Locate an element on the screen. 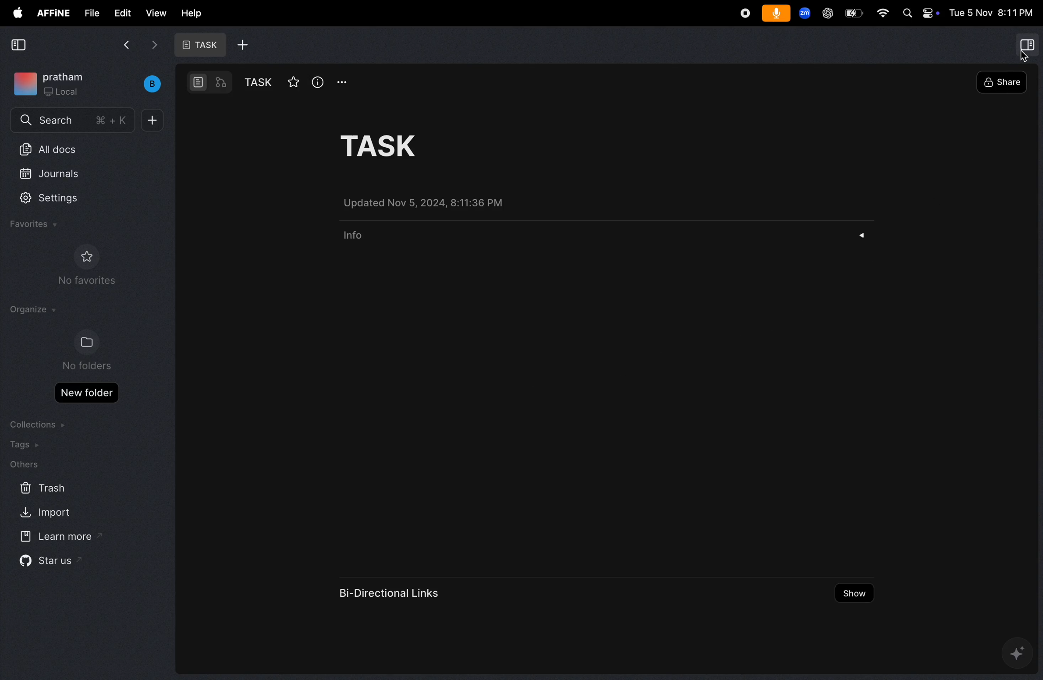 This screenshot has width=1043, height=680. cursor is located at coordinates (1026, 57).